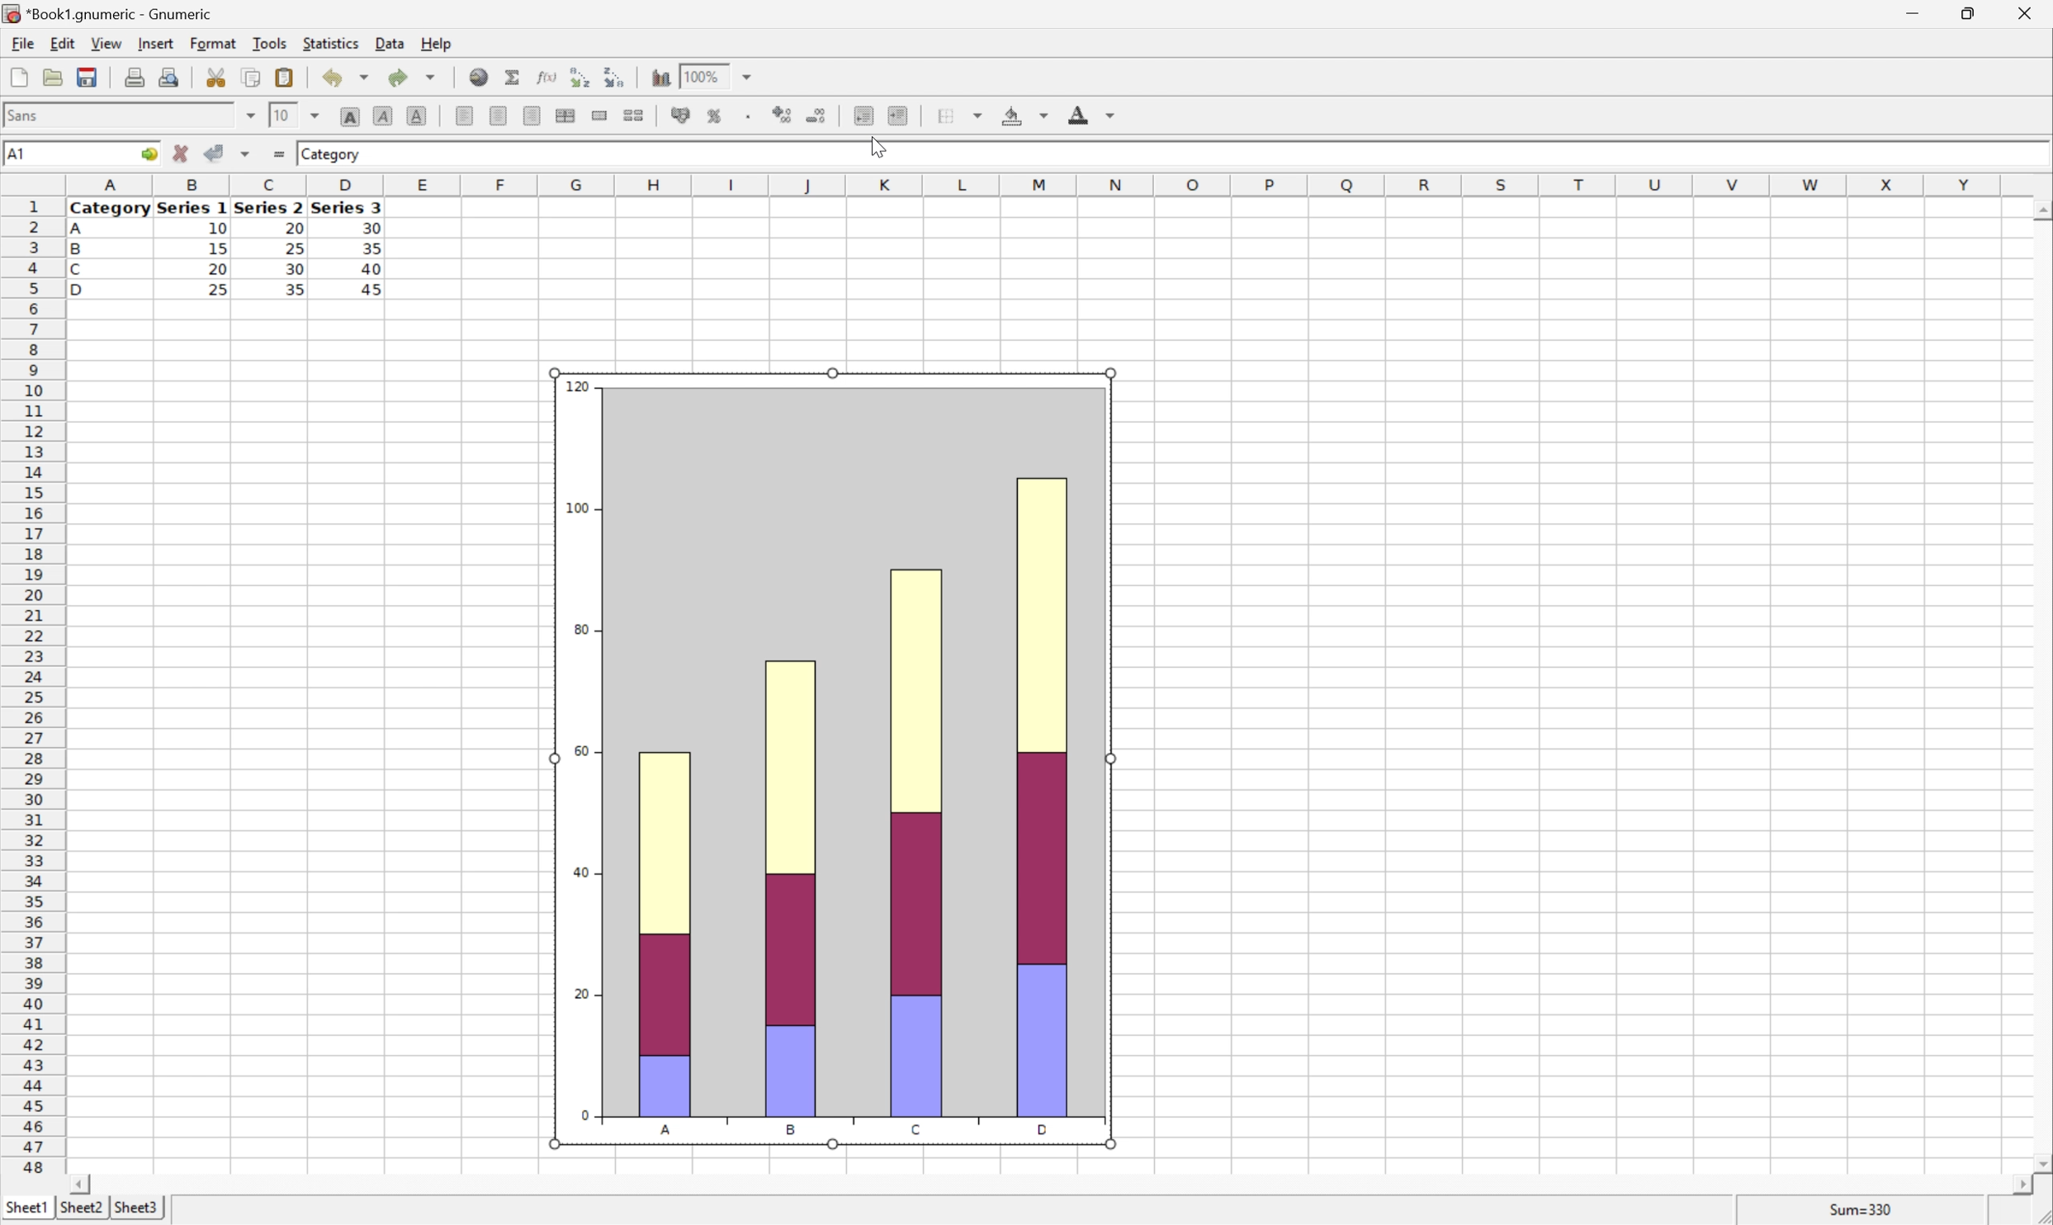 This screenshot has height=1225, width=2053. What do you see at coordinates (23, 43) in the screenshot?
I see `File` at bounding box center [23, 43].